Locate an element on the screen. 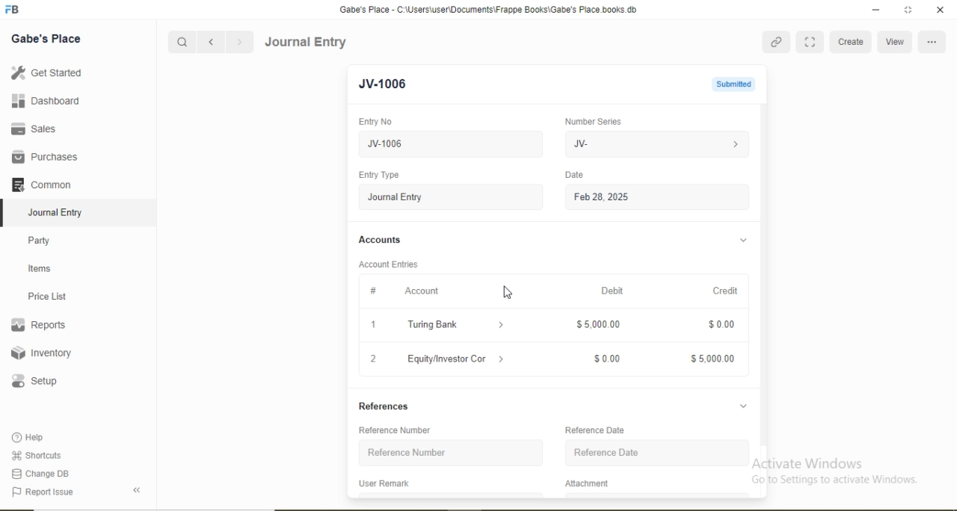 The width and height of the screenshot is (957, 511). Gabe's Place is located at coordinates (46, 39).